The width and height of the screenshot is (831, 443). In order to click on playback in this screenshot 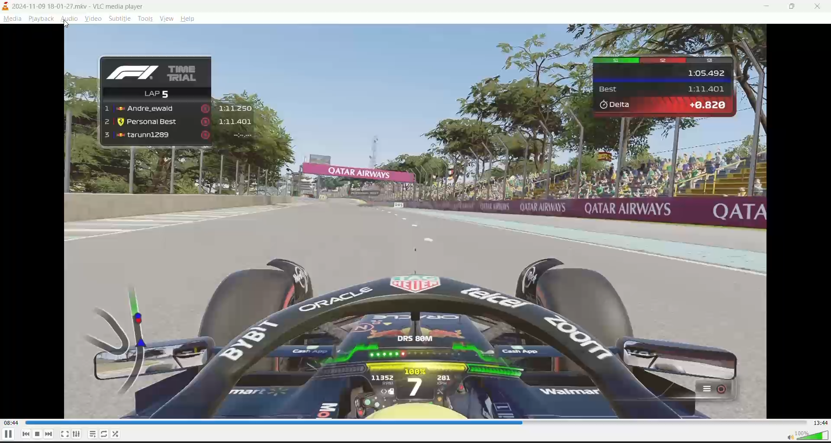, I will do `click(41, 19)`.